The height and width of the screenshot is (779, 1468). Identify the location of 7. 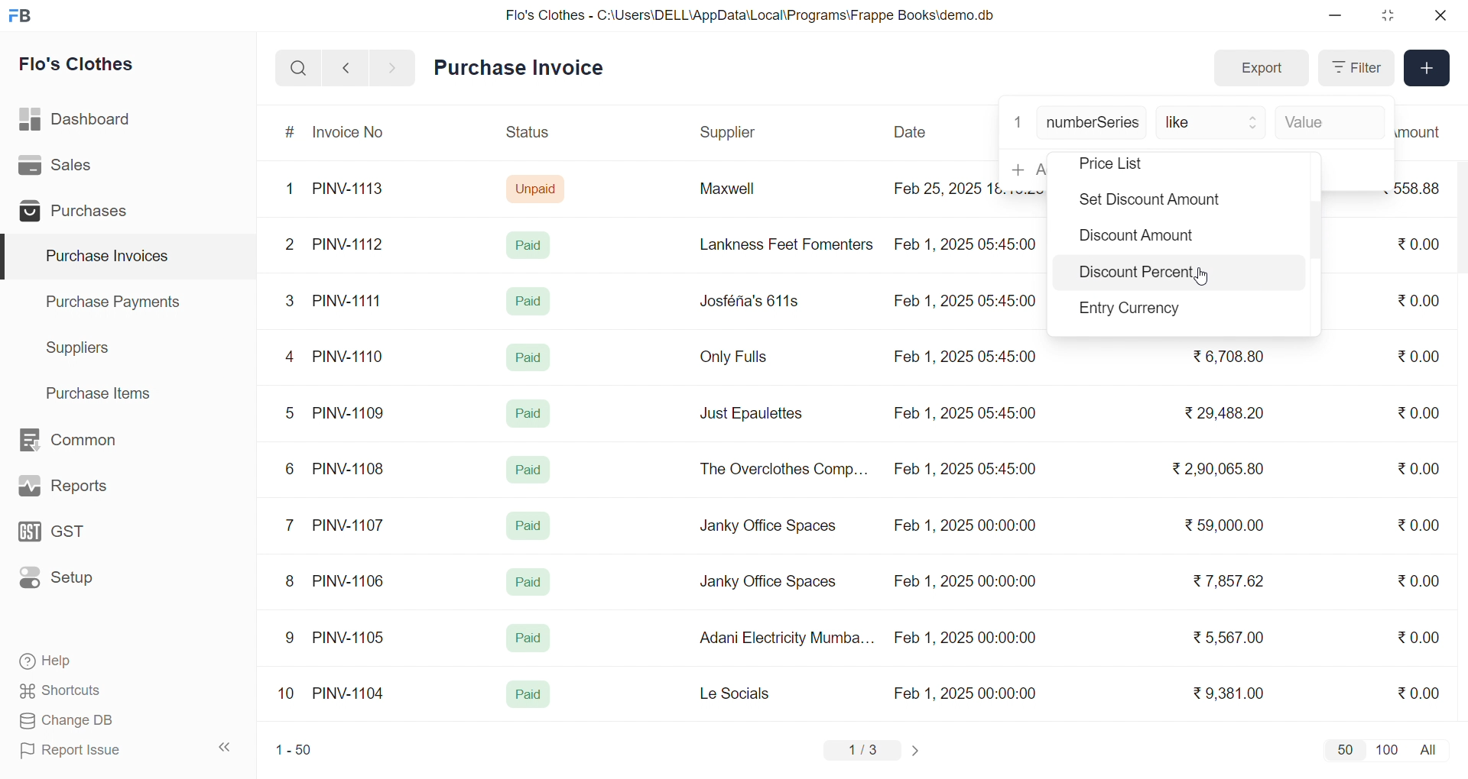
(293, 524).